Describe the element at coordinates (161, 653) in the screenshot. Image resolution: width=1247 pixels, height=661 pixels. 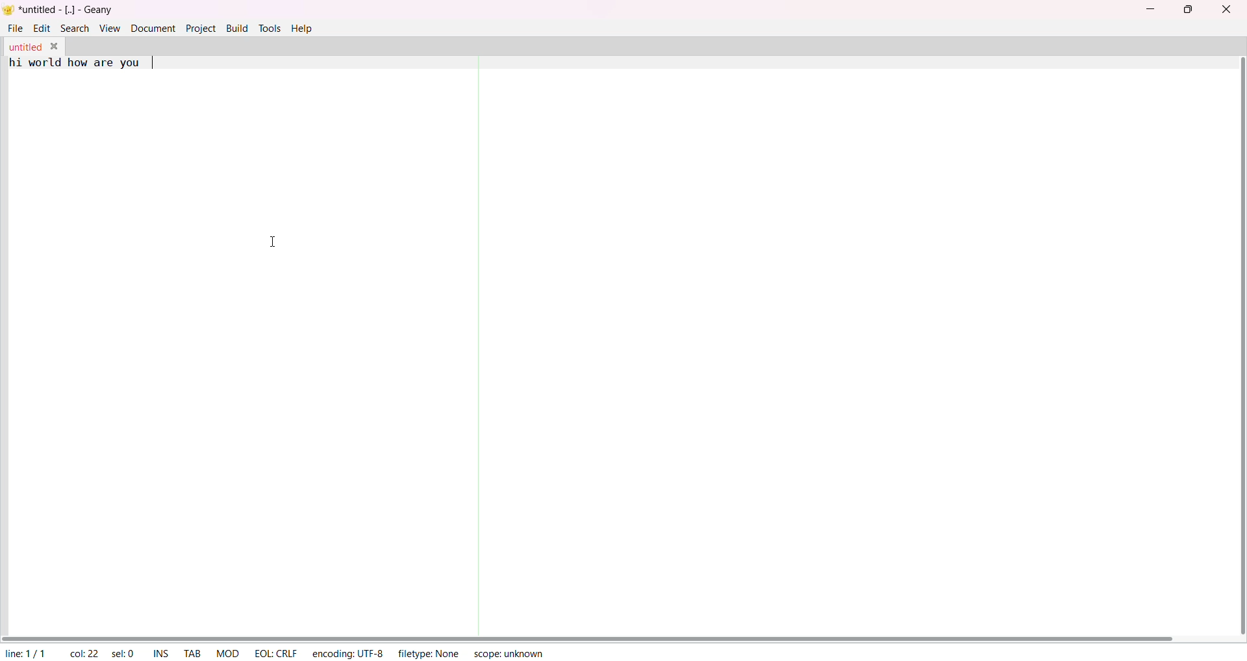
I see `ins` at that location.